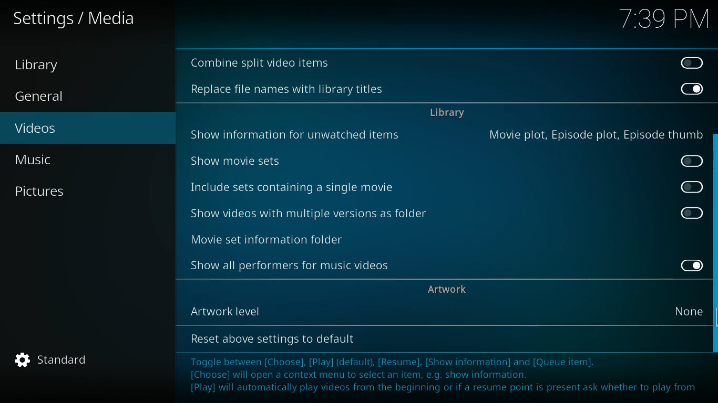 The image size is (718, 403). What do you see at coordinates (77, 19) in the screenshot?
I see `Settings/Media` at bounding box center [77, 19].